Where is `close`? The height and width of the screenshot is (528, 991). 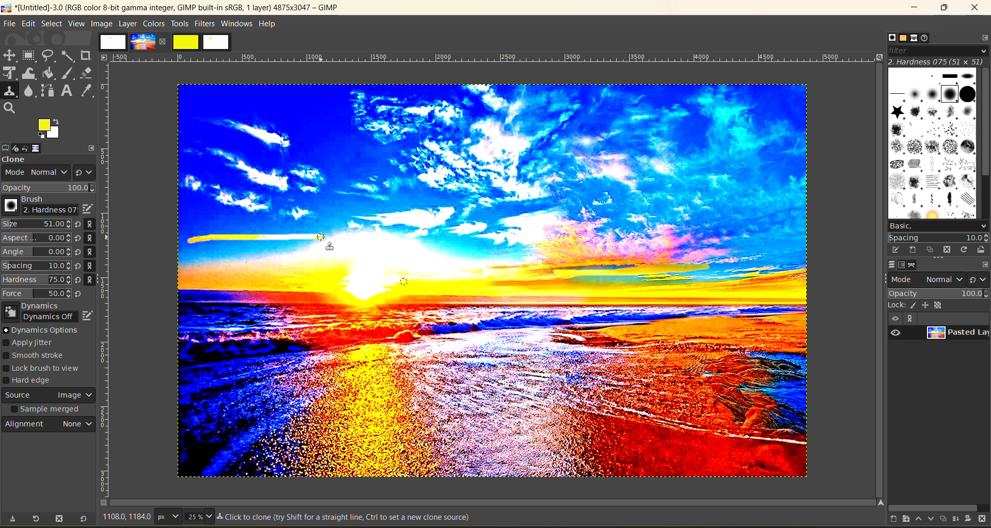
close is located at coordinates (974, 9).